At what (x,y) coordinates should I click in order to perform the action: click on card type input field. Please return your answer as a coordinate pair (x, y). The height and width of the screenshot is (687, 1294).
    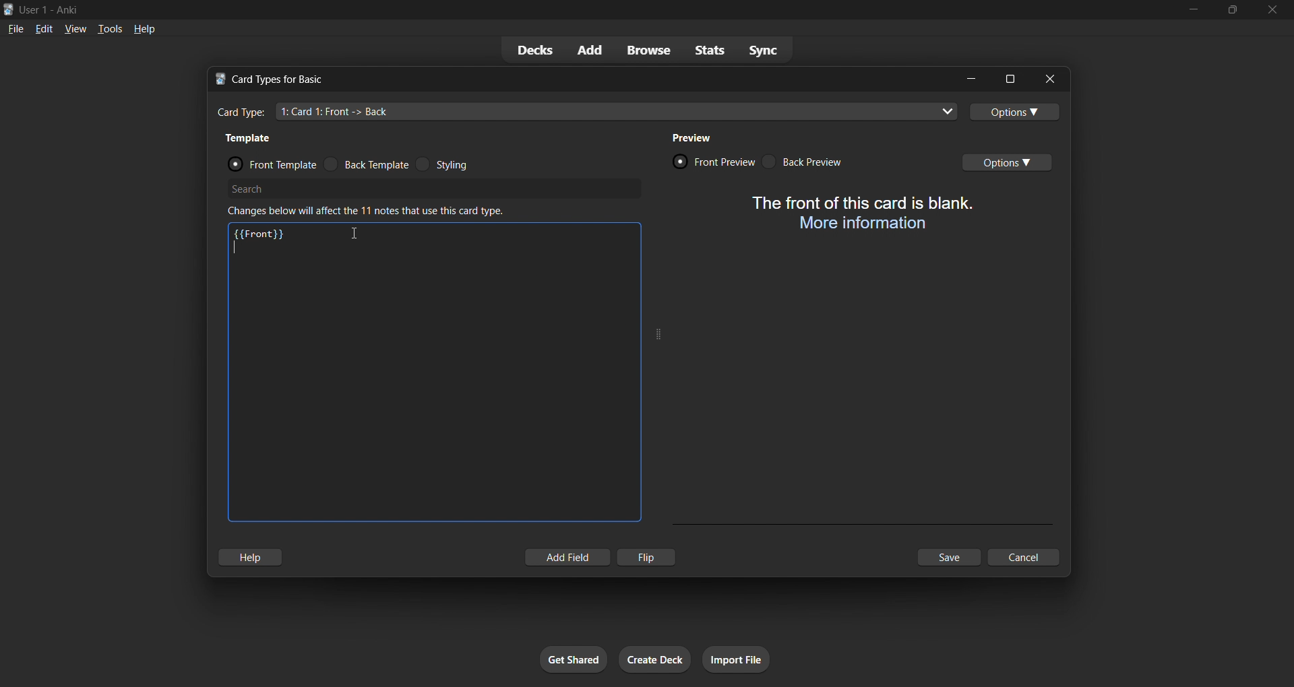
    Looking at the image, I should click on (586, 112).